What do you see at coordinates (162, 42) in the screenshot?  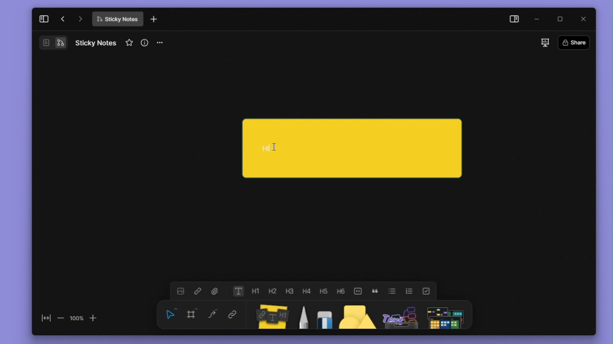 I see `more` at bounding box center [162, 42].